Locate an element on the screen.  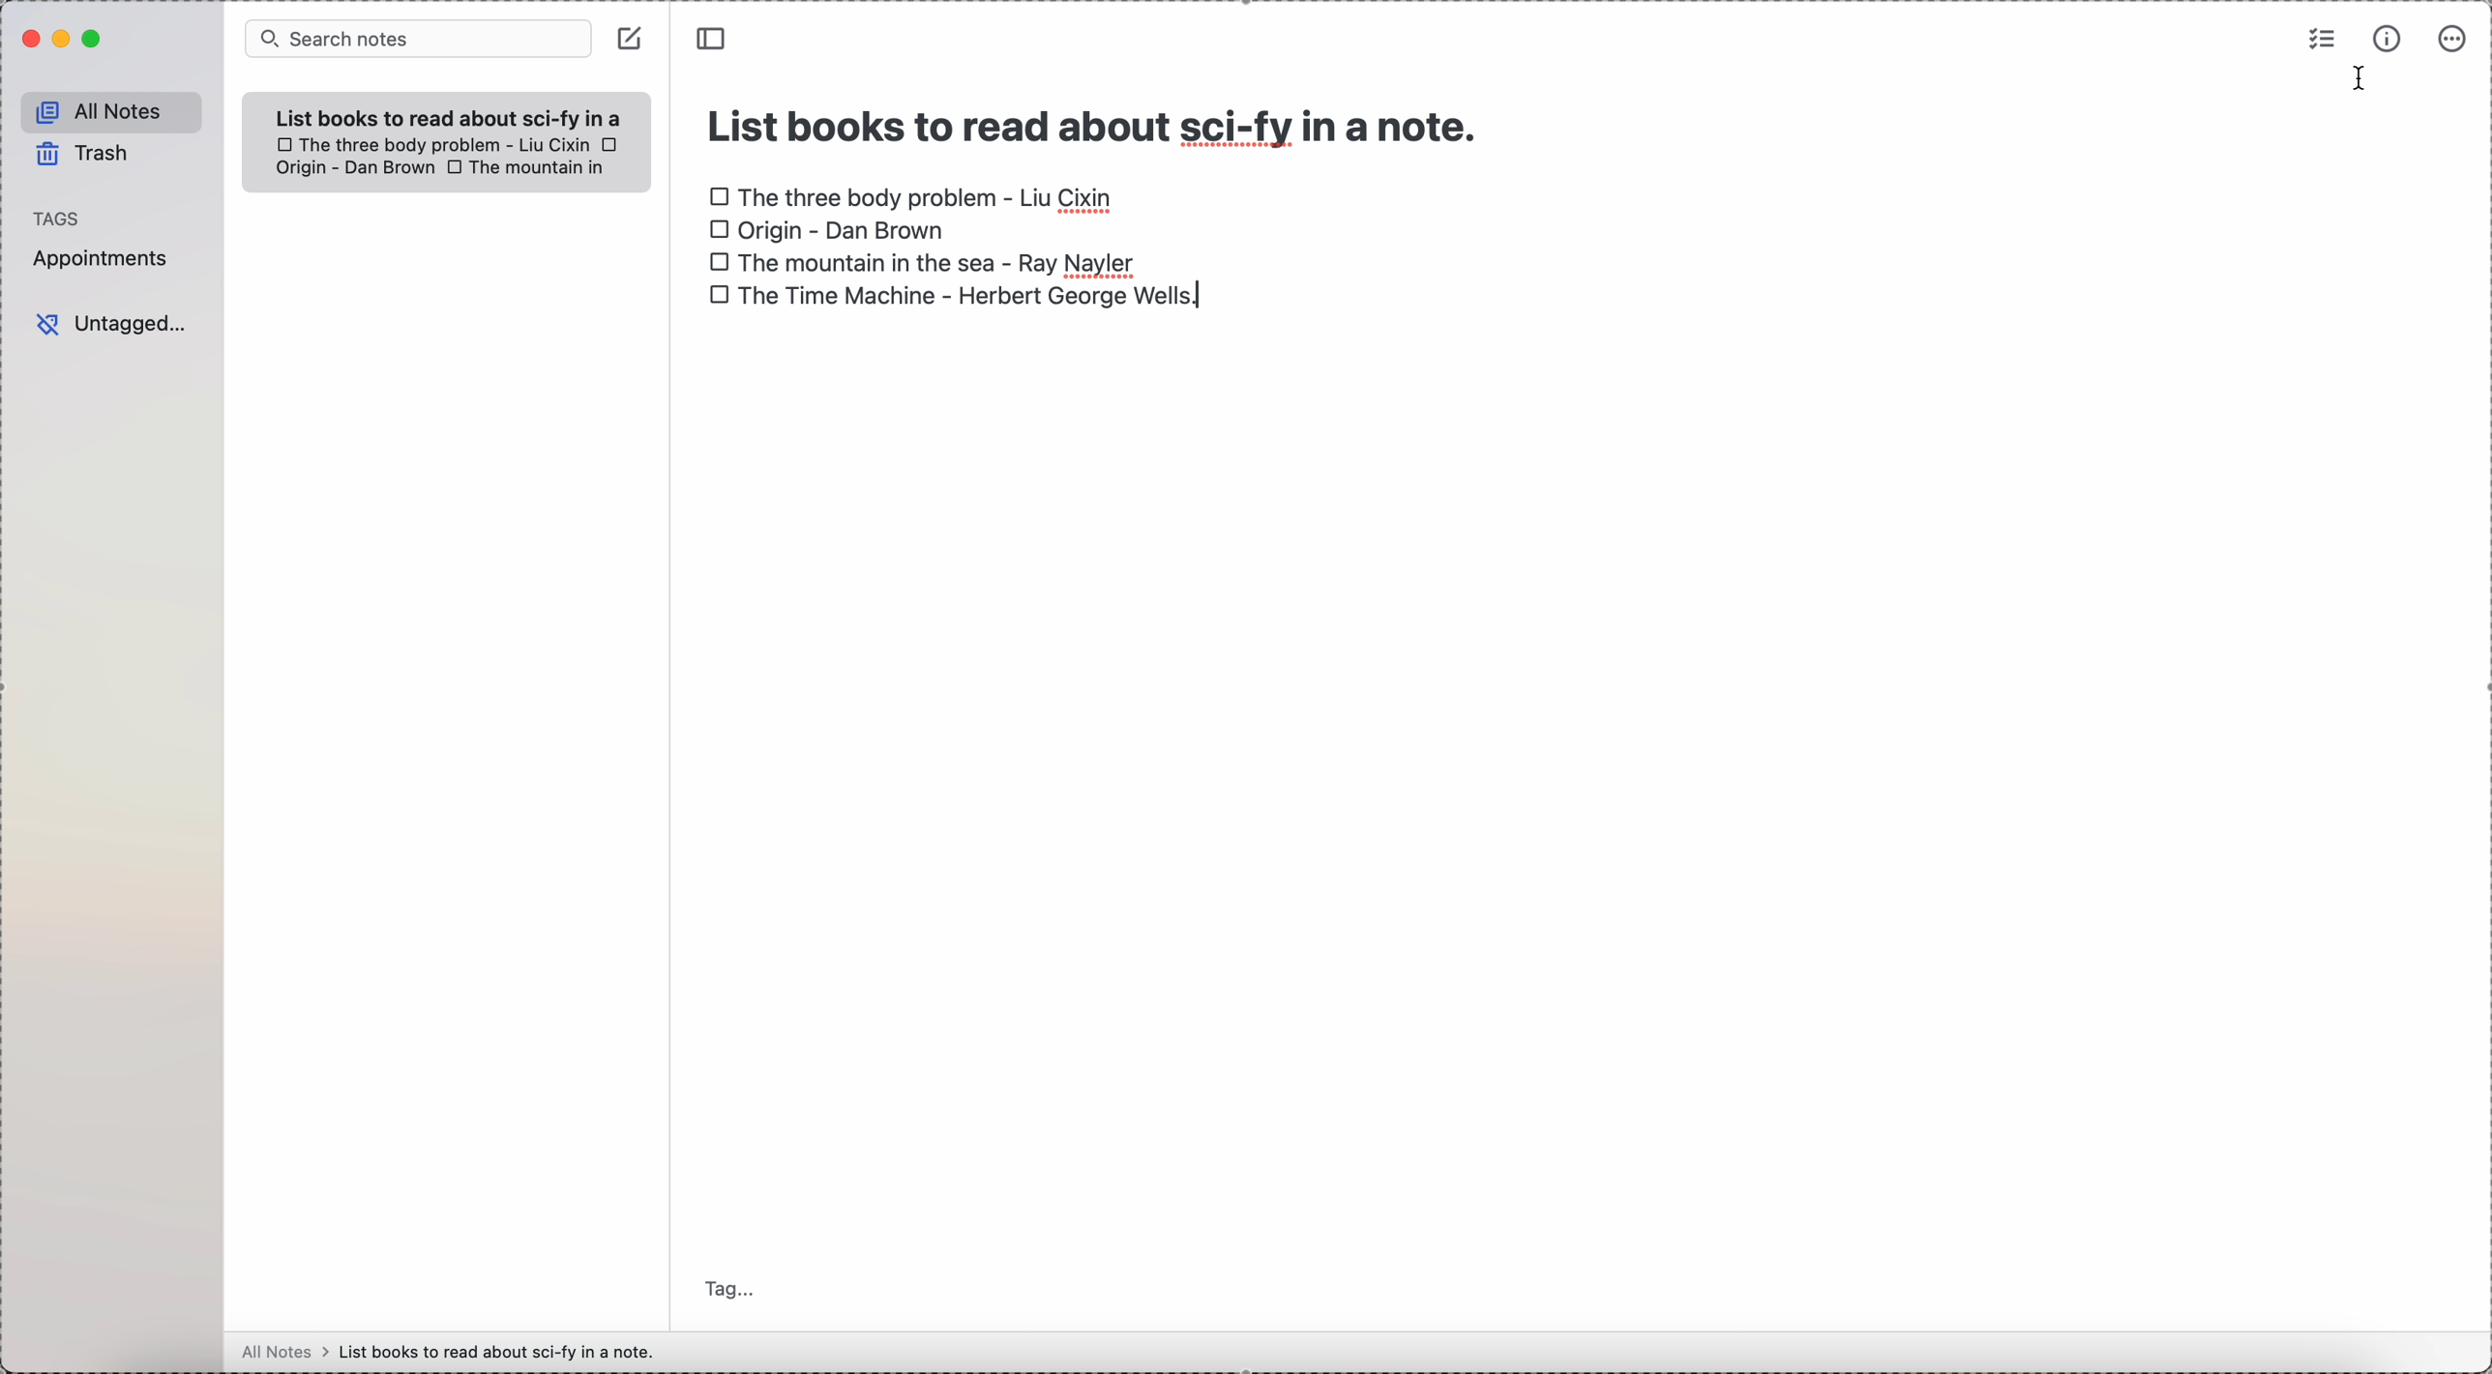
check list is located at coordinates (2322, 39).